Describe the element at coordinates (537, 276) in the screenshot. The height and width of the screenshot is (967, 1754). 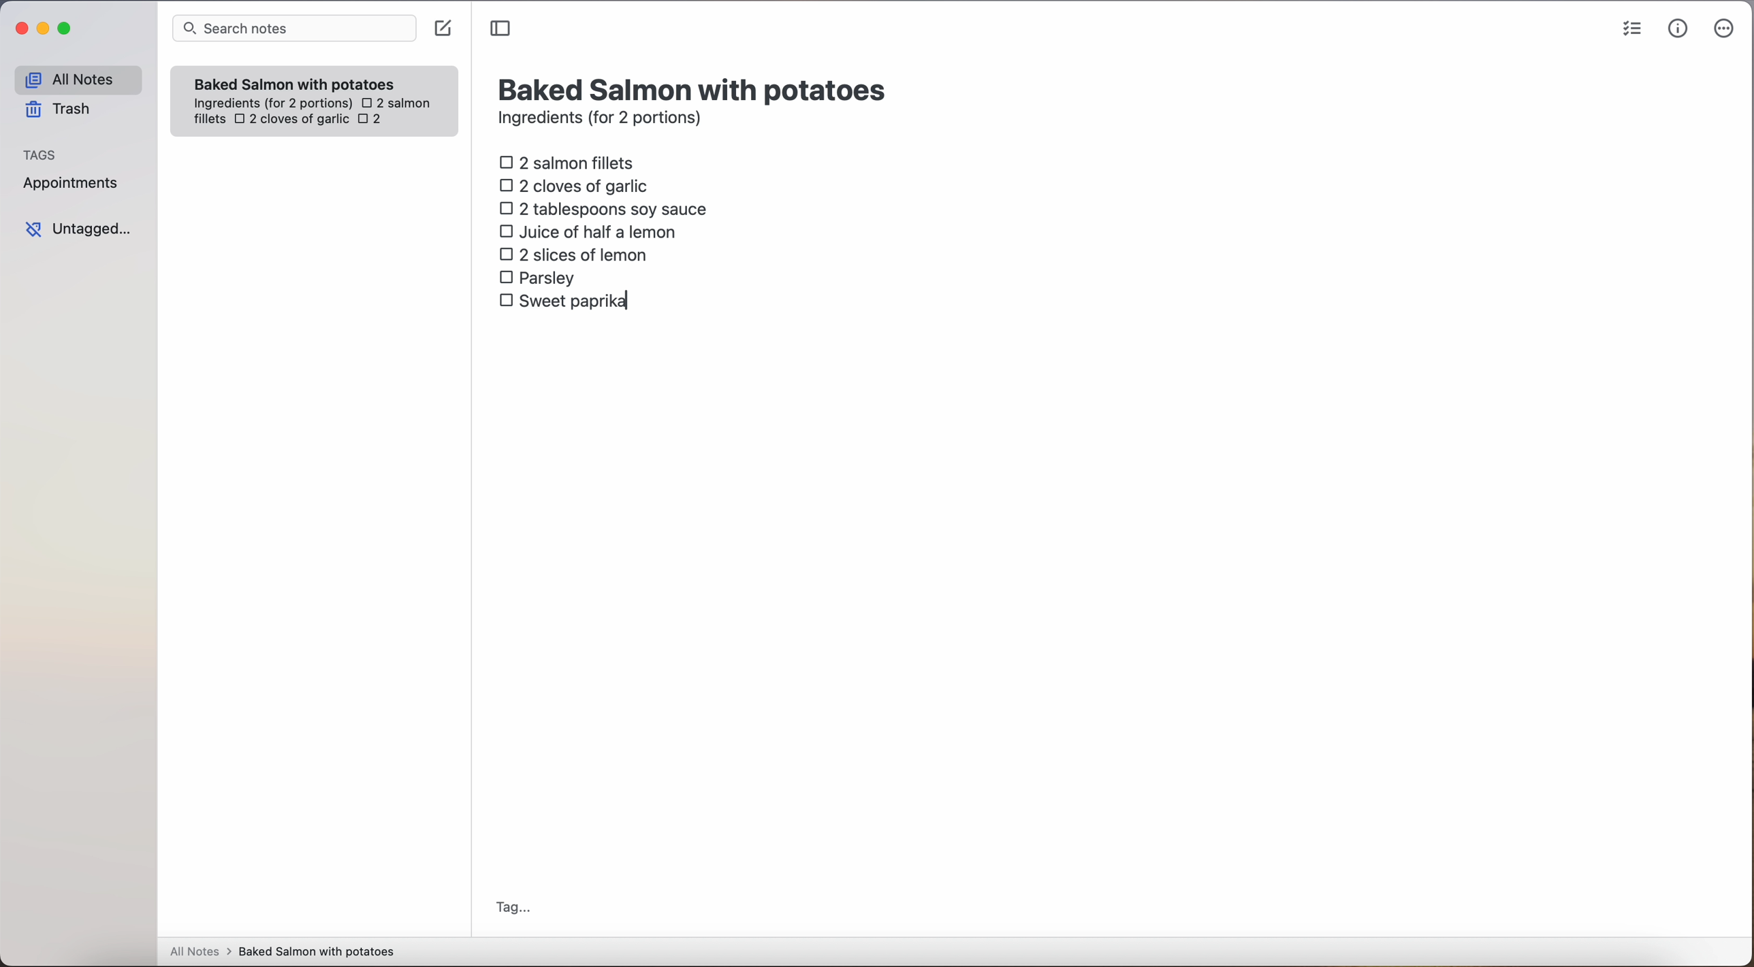
I see `parsley` at that location.